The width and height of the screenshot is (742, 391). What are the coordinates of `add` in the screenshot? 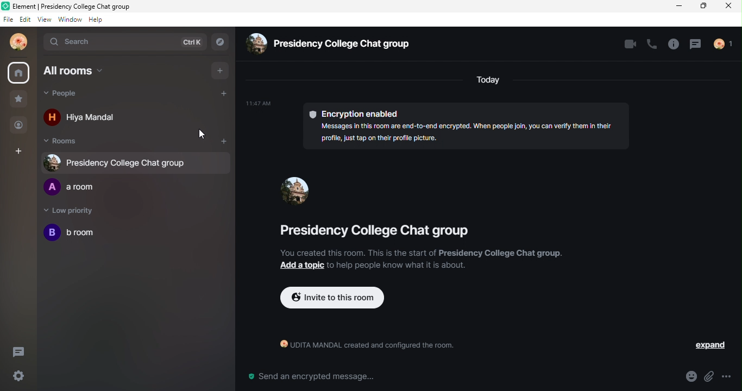 It's located at (224, 141).